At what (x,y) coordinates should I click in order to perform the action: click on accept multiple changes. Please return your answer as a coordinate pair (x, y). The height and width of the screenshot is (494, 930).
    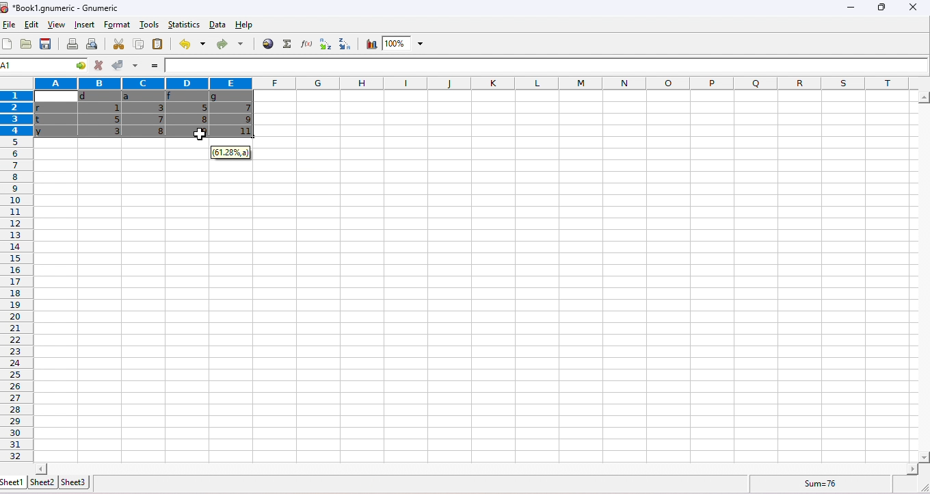
    Looking at the image, I should click on (134, 66).